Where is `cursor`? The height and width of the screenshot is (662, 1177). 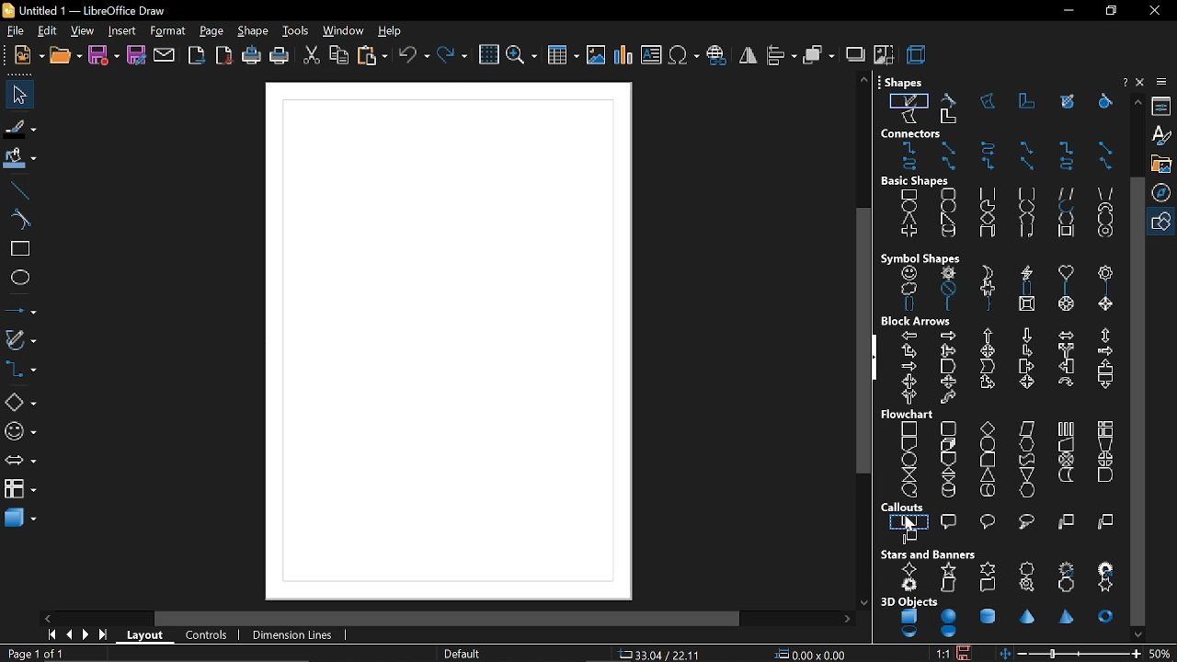
cursor is located at coordinates (909, 525).